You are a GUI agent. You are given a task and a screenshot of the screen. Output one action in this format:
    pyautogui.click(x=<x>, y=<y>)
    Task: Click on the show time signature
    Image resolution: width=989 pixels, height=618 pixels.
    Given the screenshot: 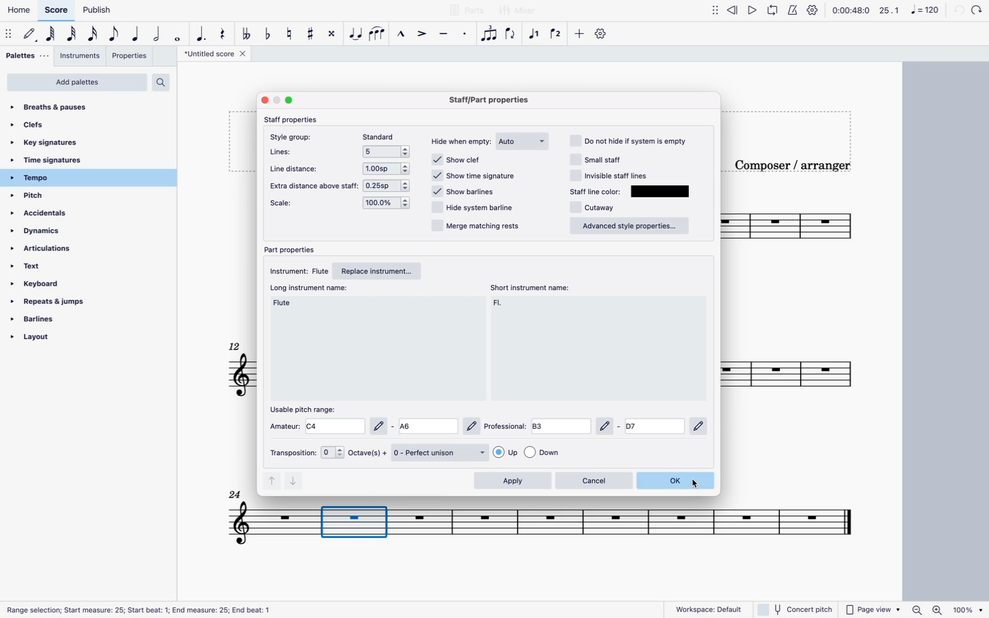 What is the action you would take?
    pyautogui.click(x=477, y=175)
    